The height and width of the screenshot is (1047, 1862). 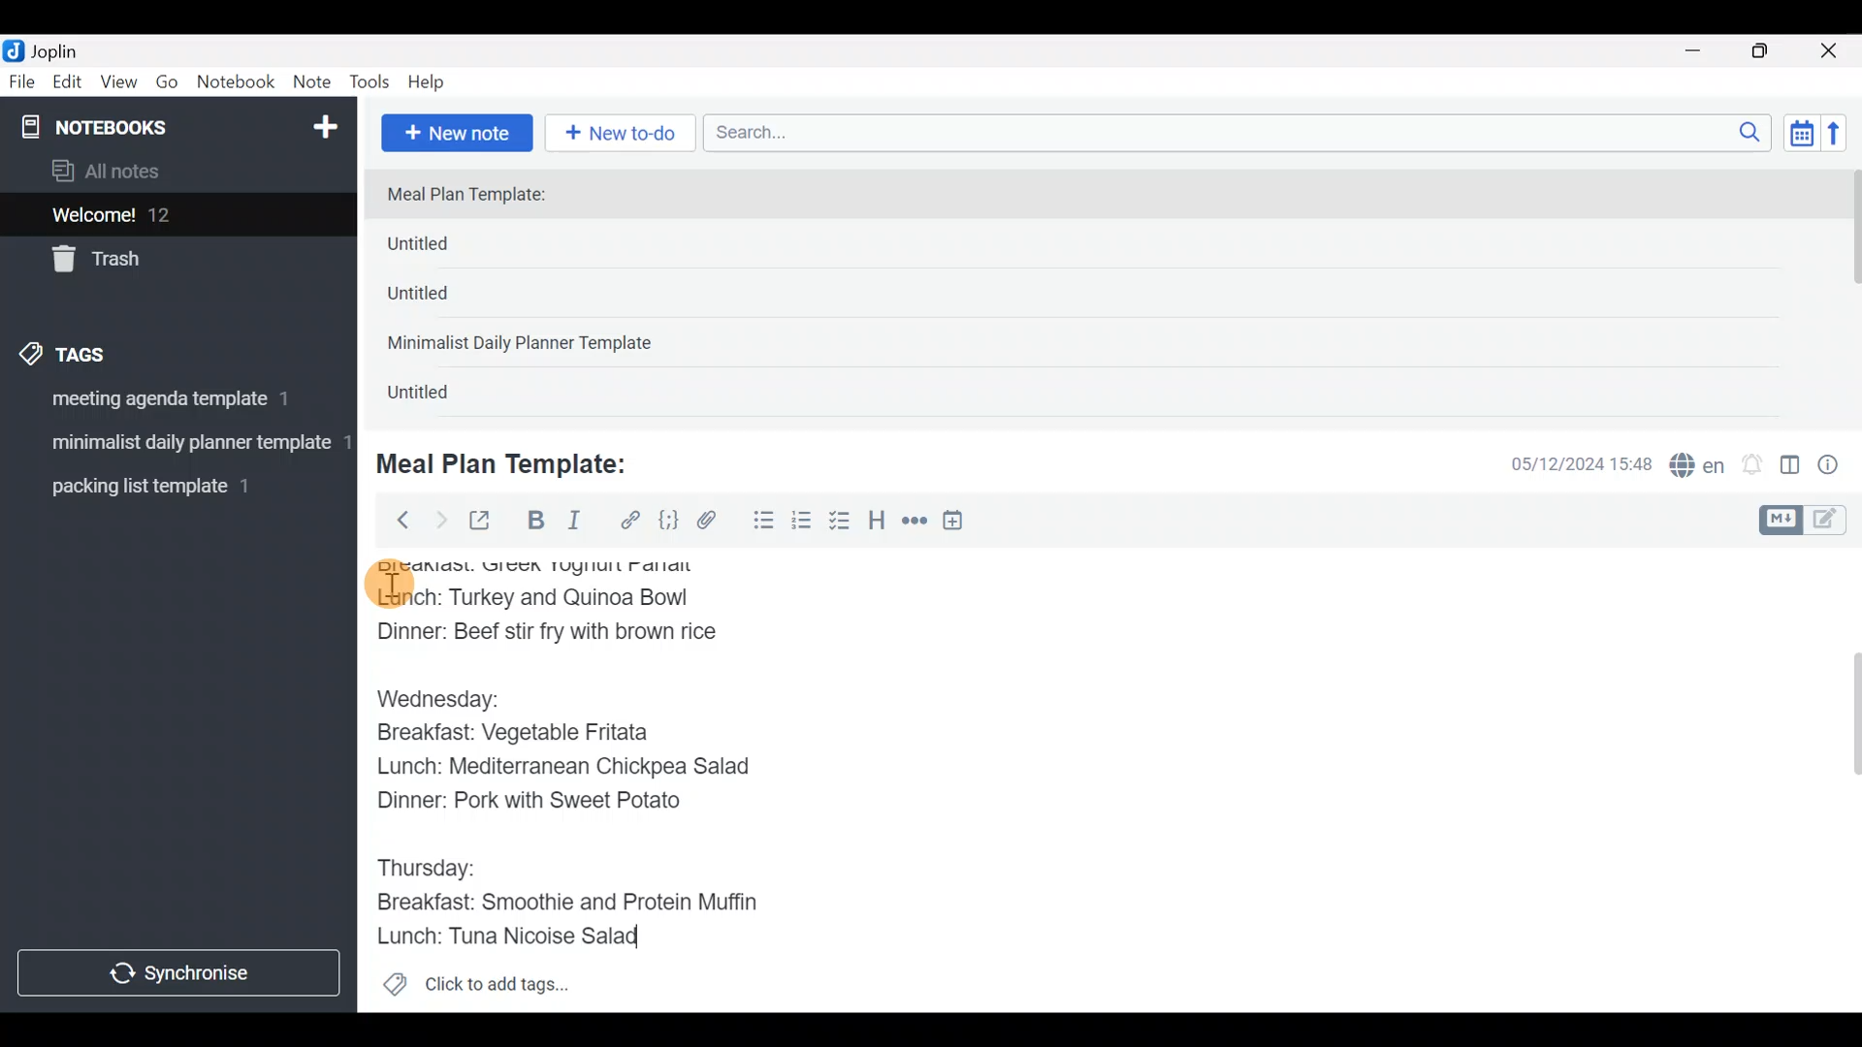 I want to click on Bold, so click(x=534, y=523).